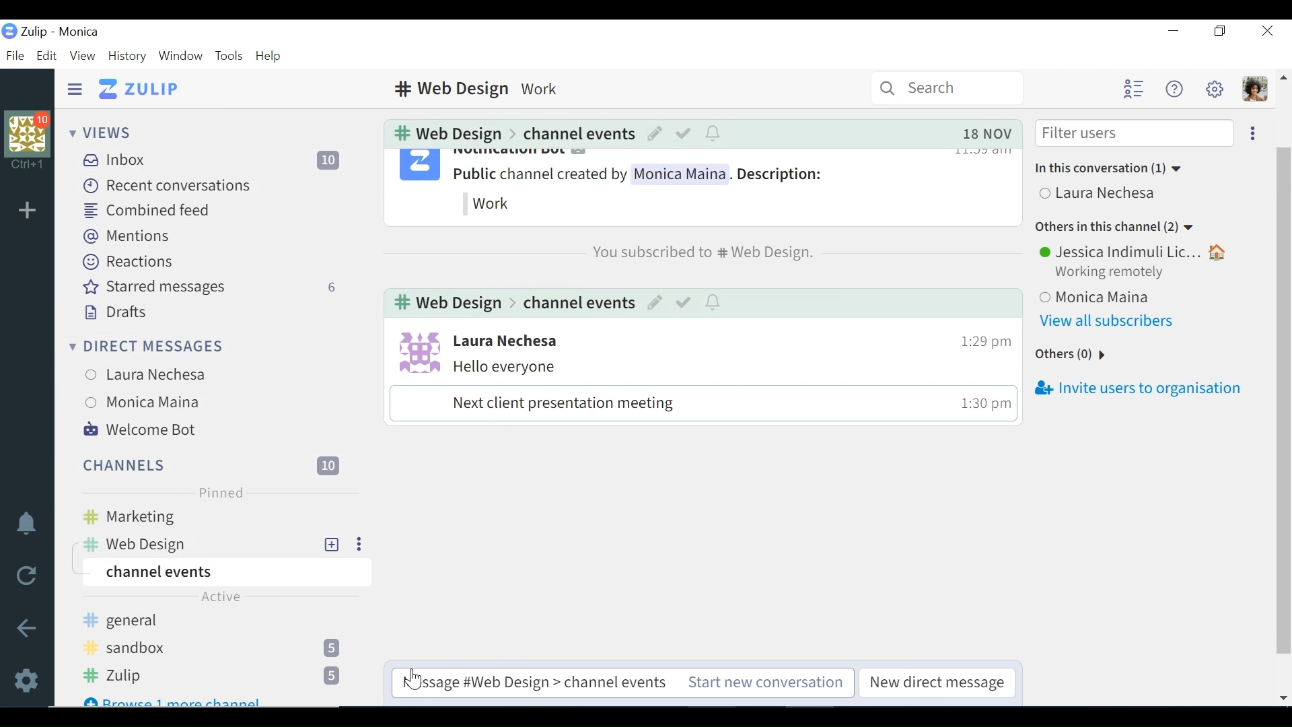 The image size is (1292, 727). I want to click on web design channel, so click(445, 304).